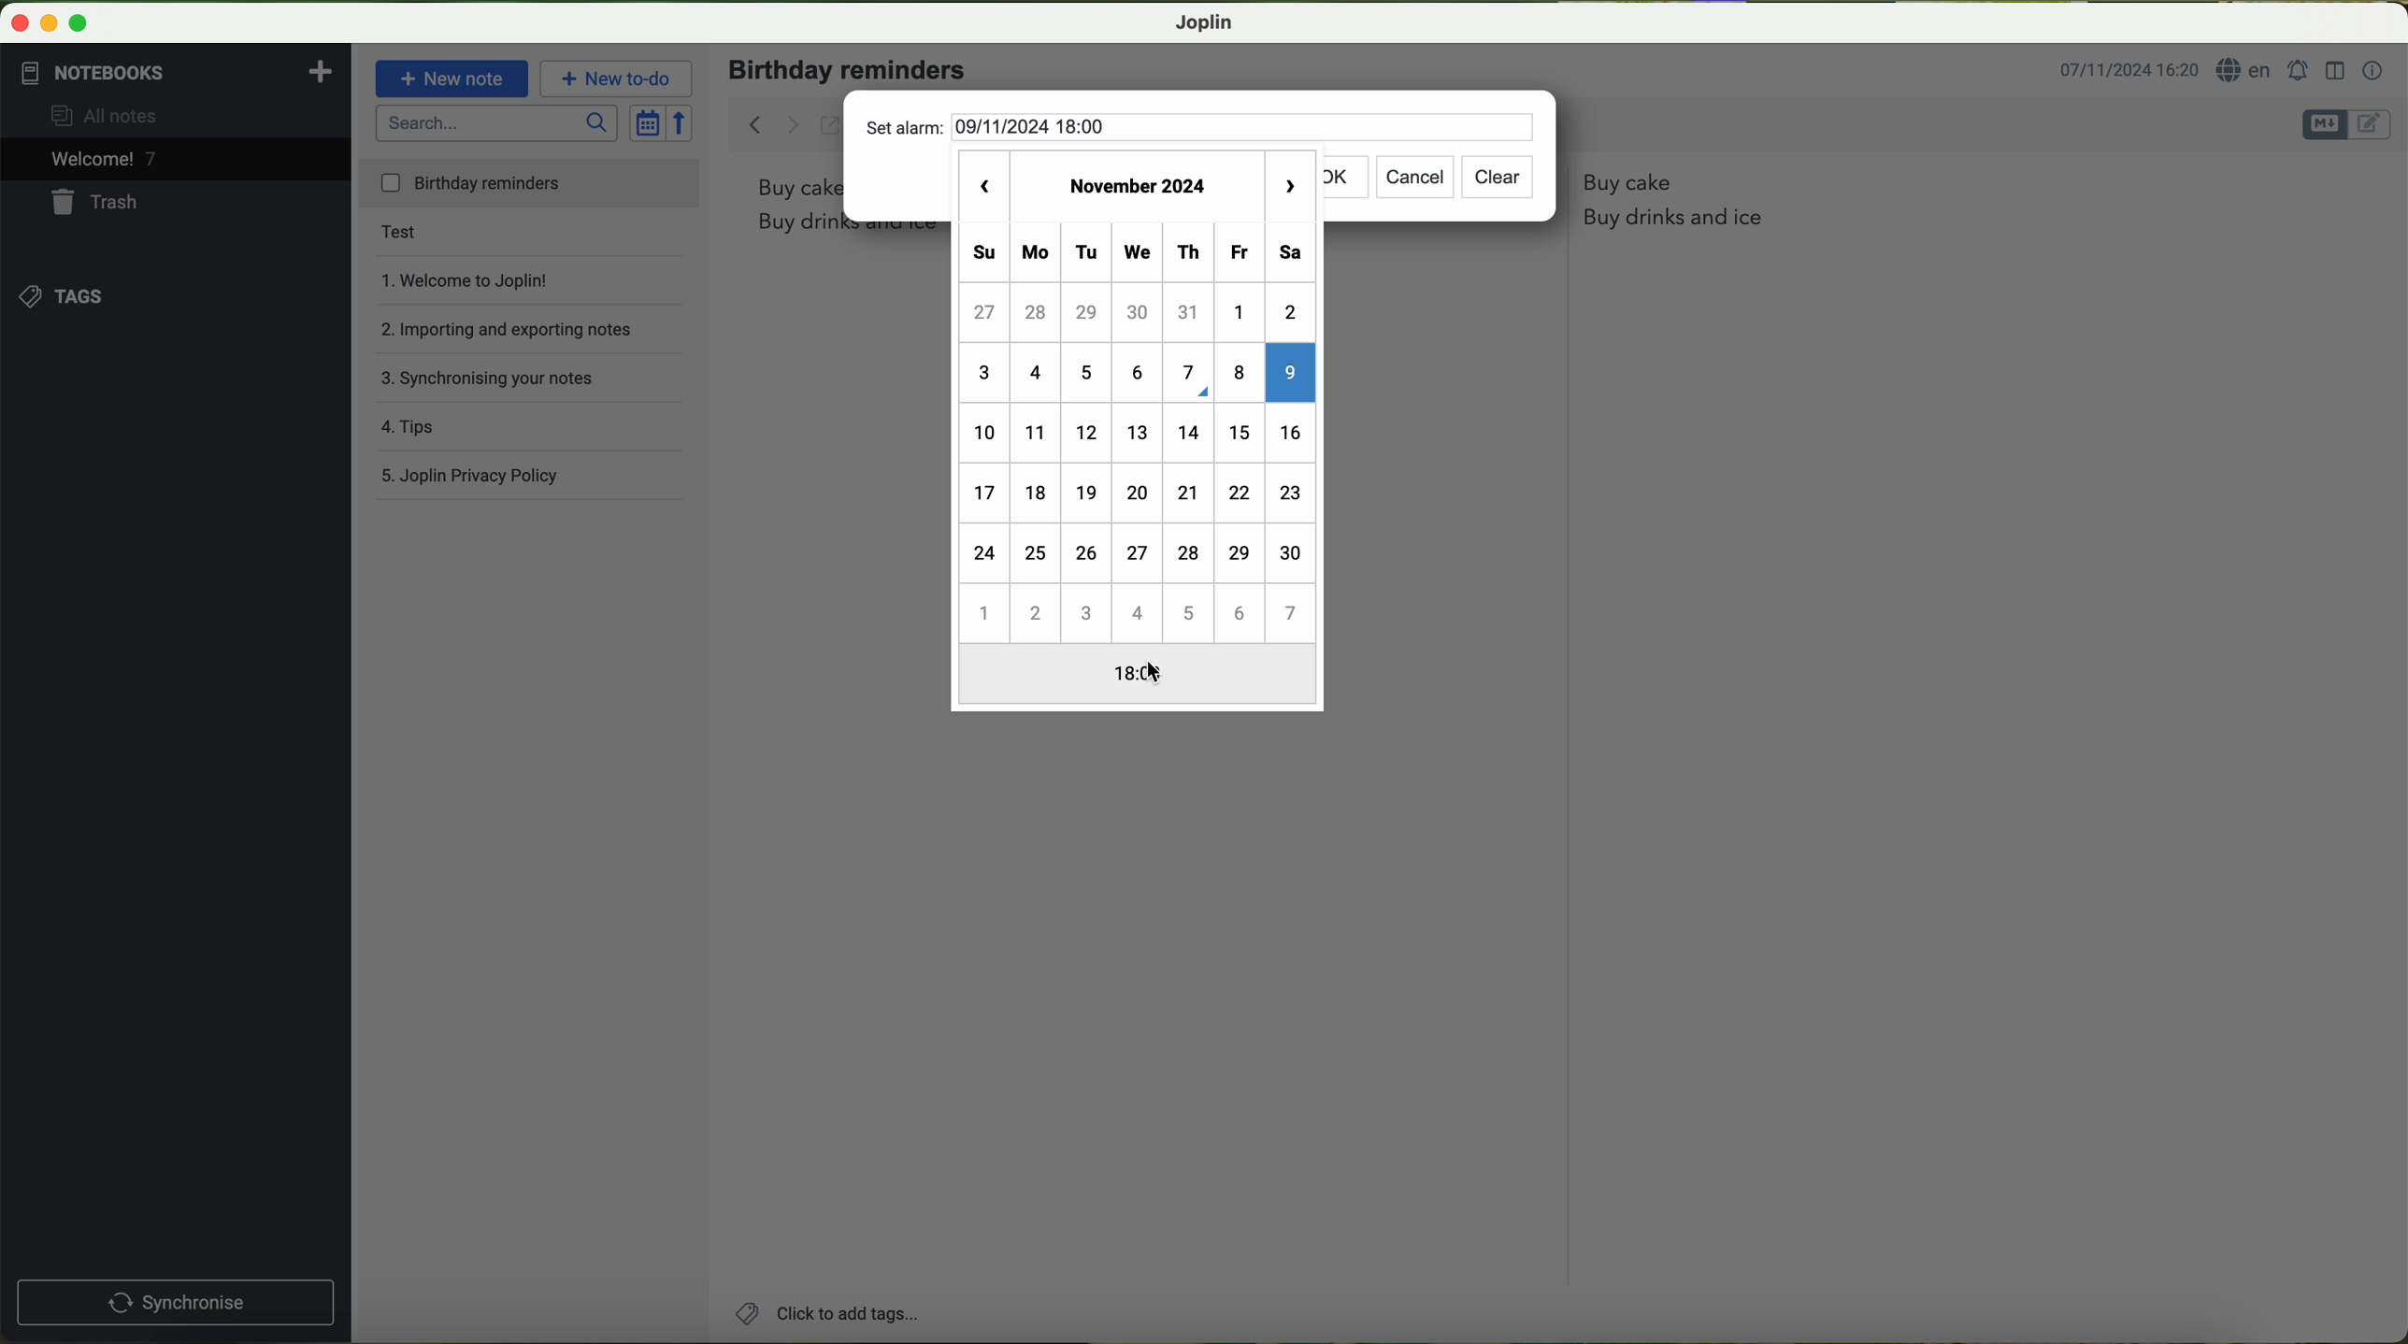  I want to click on Joplin, so click(1204, 24).